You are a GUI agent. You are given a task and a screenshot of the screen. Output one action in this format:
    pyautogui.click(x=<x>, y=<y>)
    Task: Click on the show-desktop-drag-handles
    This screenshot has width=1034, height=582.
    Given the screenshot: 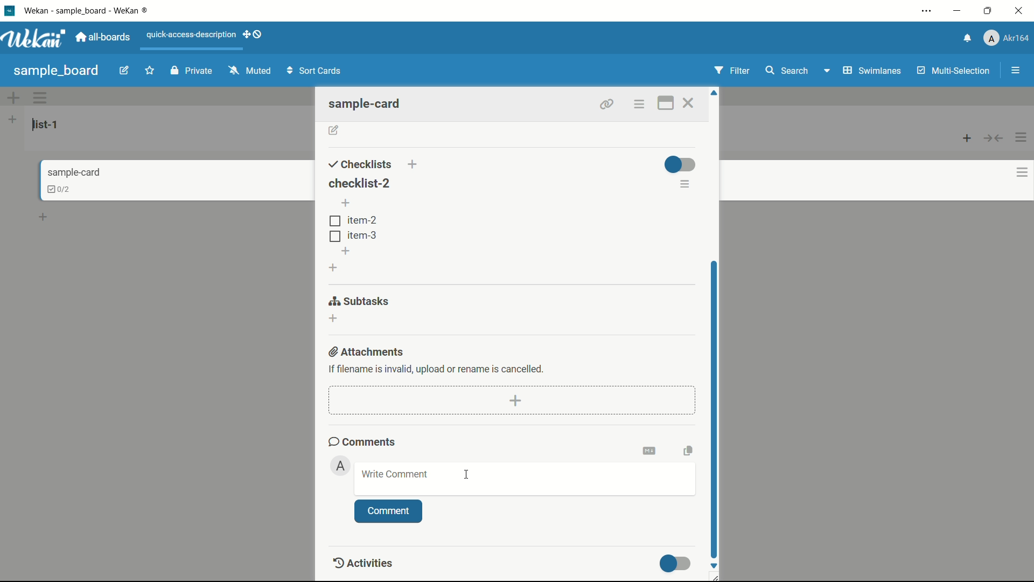 What is the action you would take?
    pyautogui.click(x=254, y=36)
    